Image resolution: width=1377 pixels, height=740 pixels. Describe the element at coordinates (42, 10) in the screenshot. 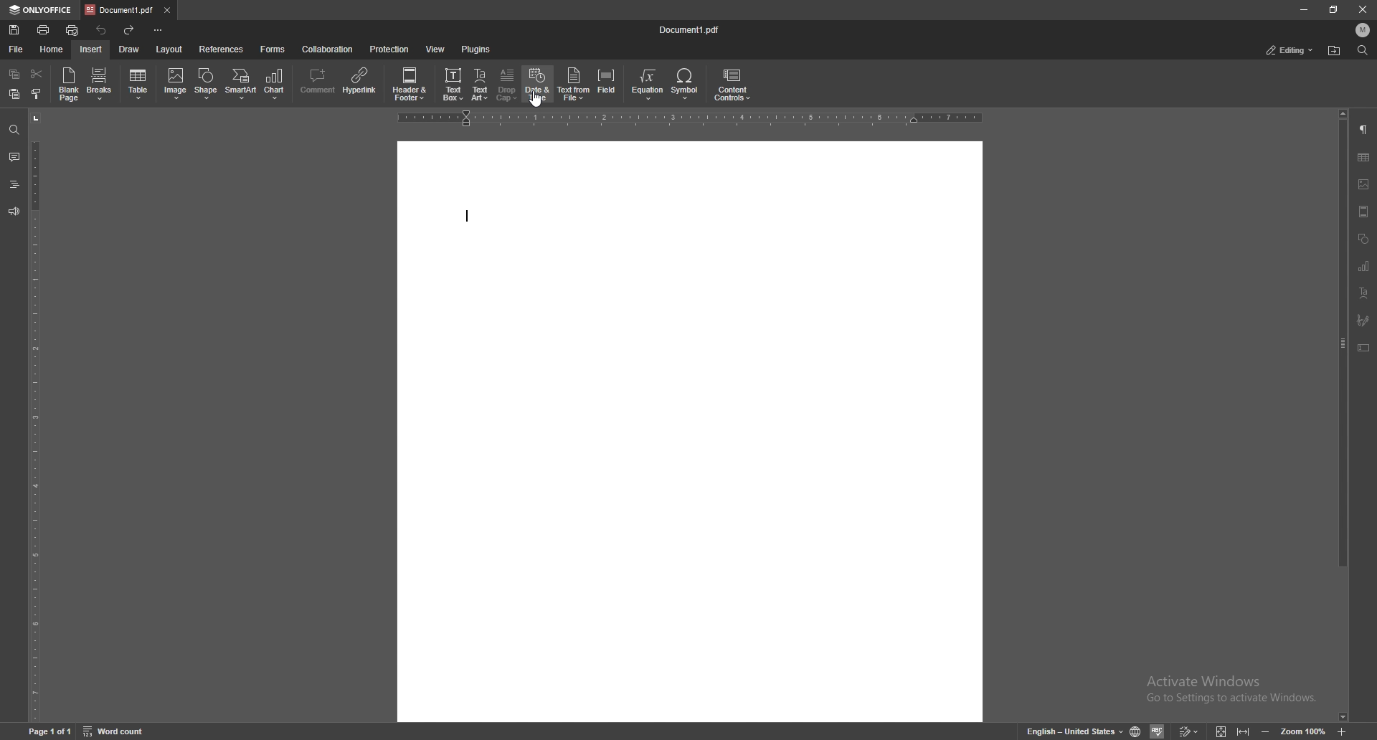

I see `onlyoffice` at that location.